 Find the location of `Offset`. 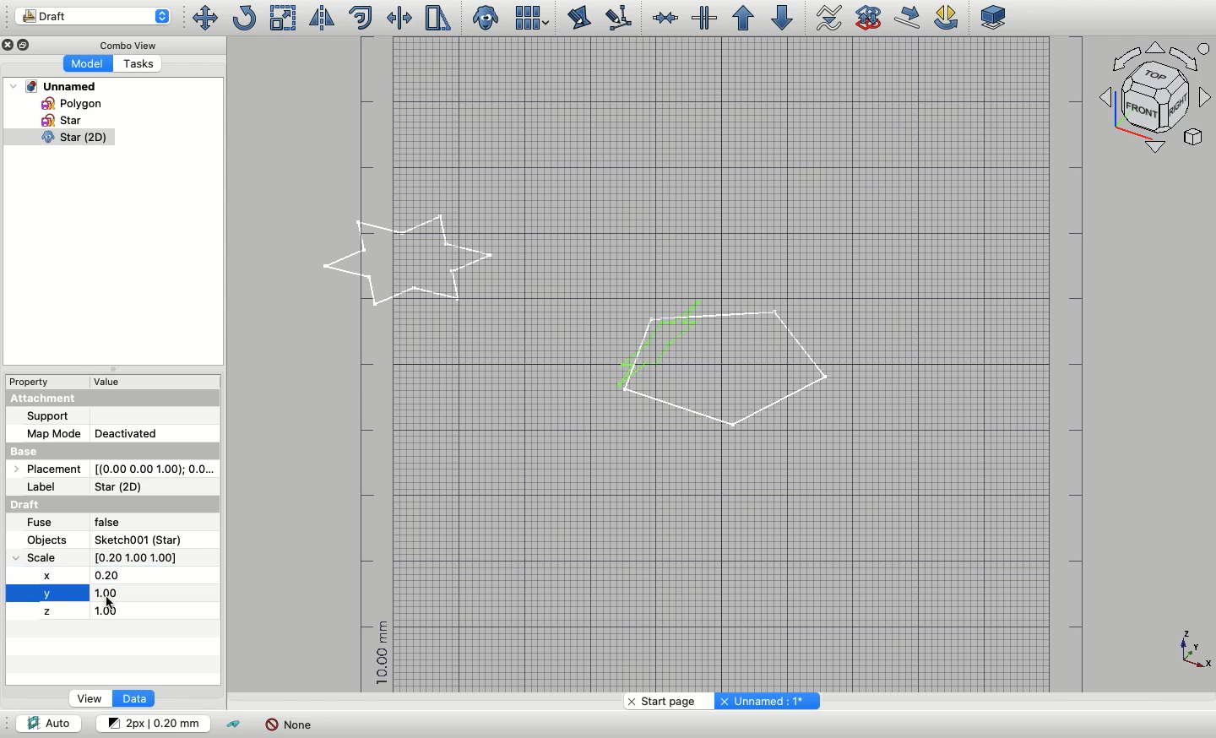

Offset is located at coordinates (361, 18).